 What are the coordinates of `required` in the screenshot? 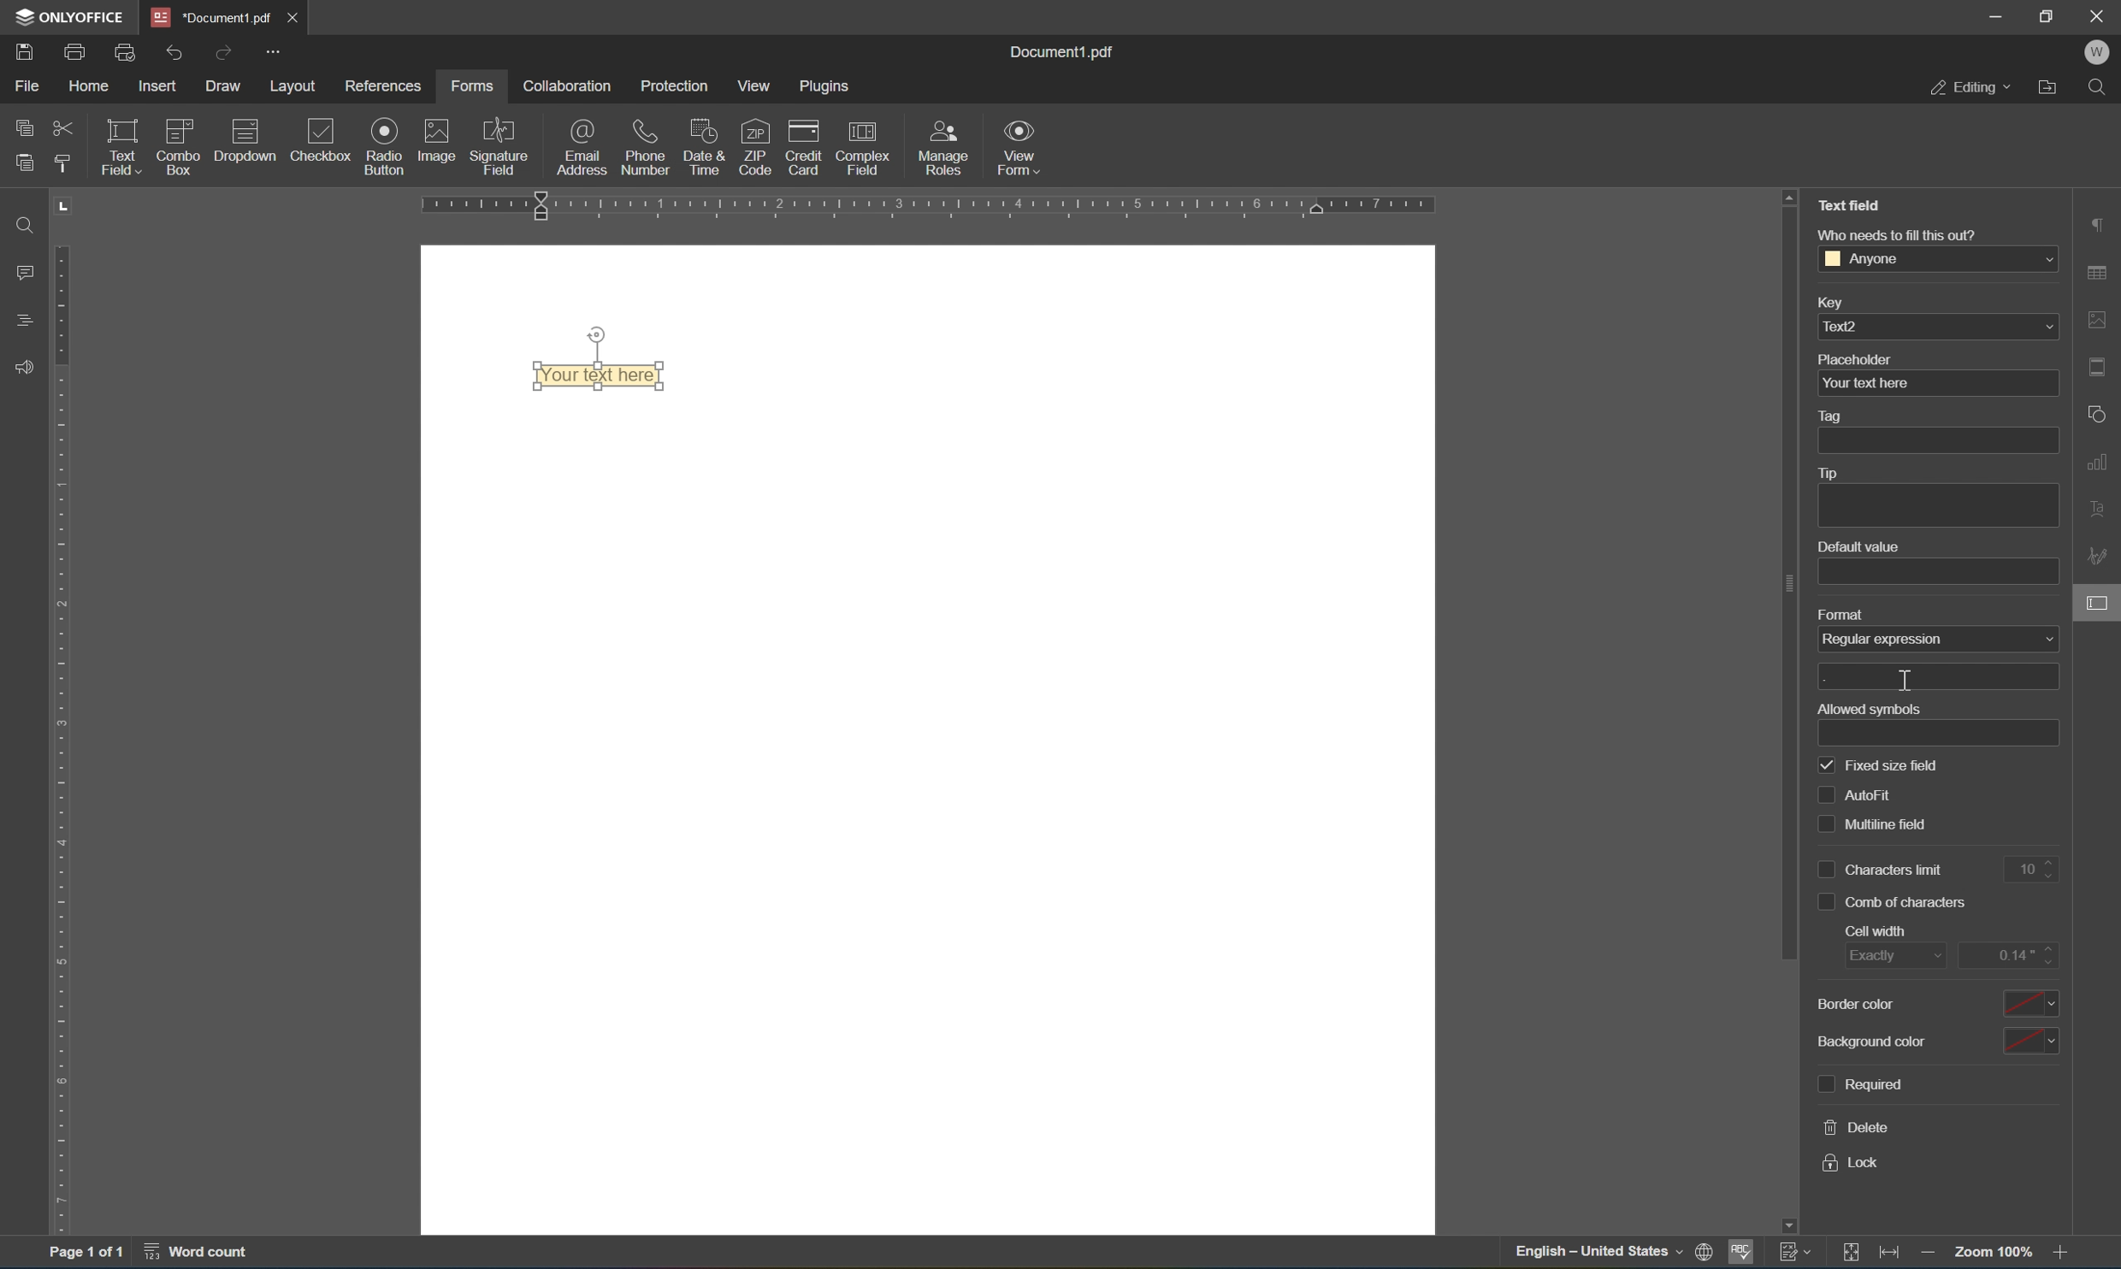 It's located at (1867, 1086).